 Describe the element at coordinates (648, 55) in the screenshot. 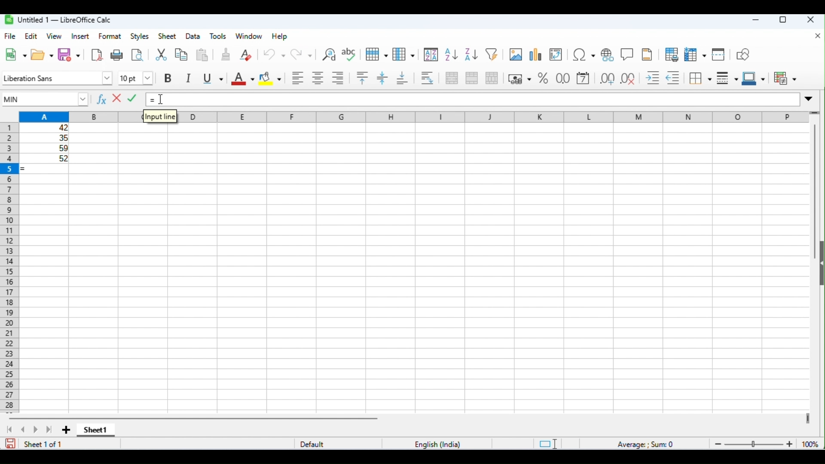

I see `insert header and footer` at that location.